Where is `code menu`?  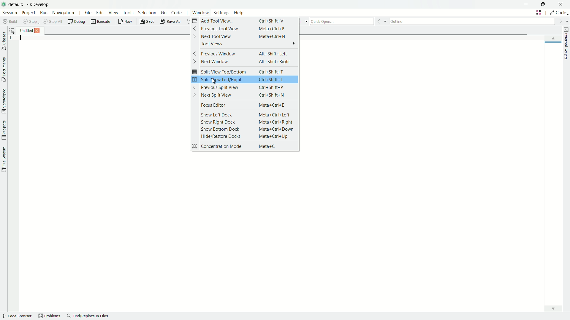
code menu is located at coordinates (177, 13).